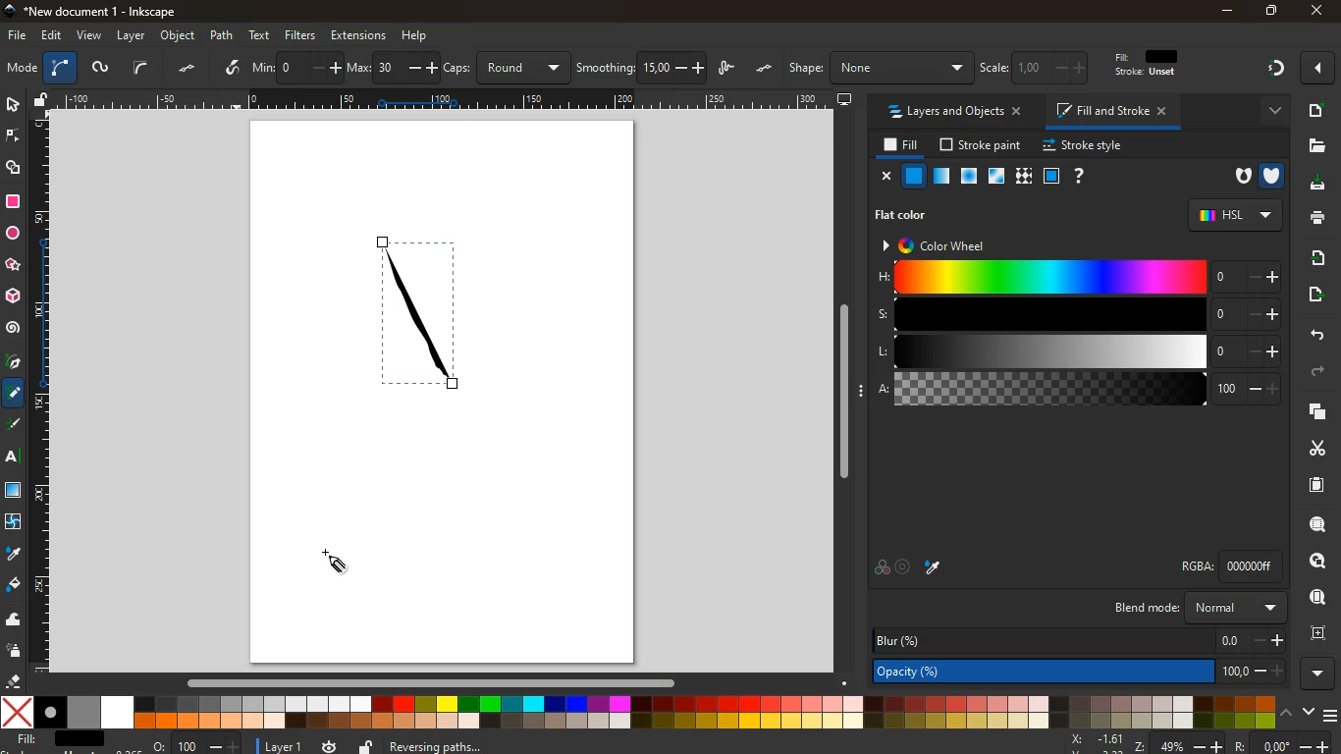  Describe the element at coordinates (180, 35) in the screenshot. I see `object` at that location.